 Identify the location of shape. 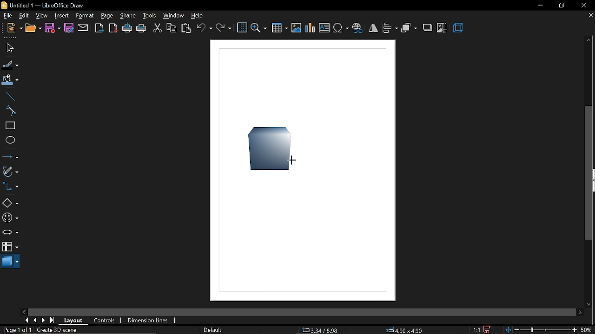
(128, 16).